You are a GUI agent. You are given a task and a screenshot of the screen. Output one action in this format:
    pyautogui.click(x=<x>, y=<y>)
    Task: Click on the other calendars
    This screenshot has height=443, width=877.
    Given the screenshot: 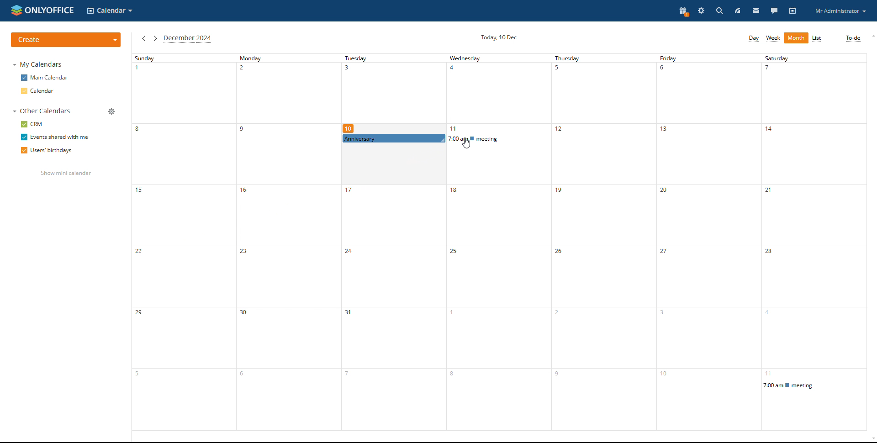 What is the action you would take?
    pyautogui.click(x=44, y=111)
    